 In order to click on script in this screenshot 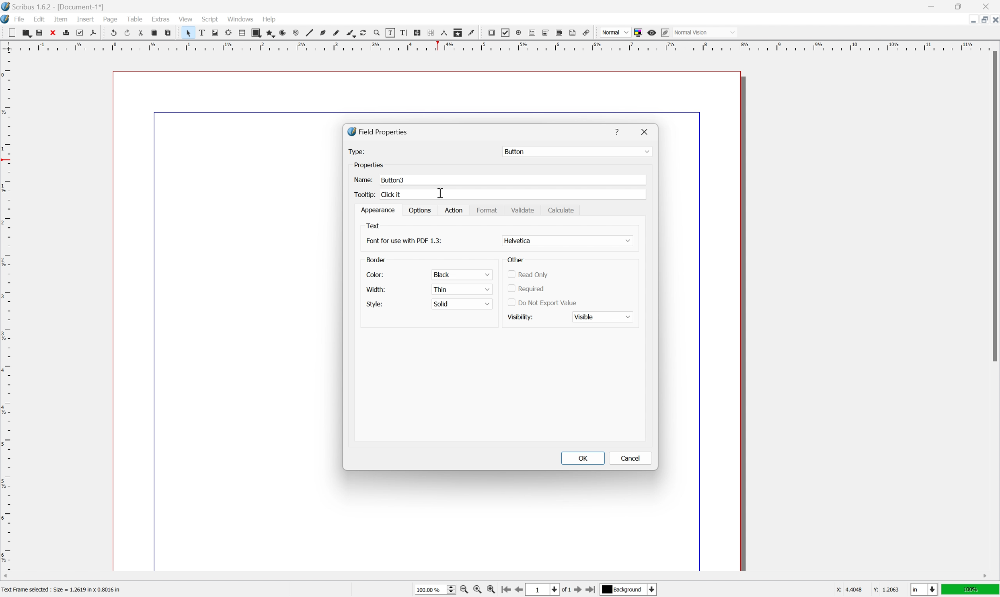, I will do `click(211, 19)`.